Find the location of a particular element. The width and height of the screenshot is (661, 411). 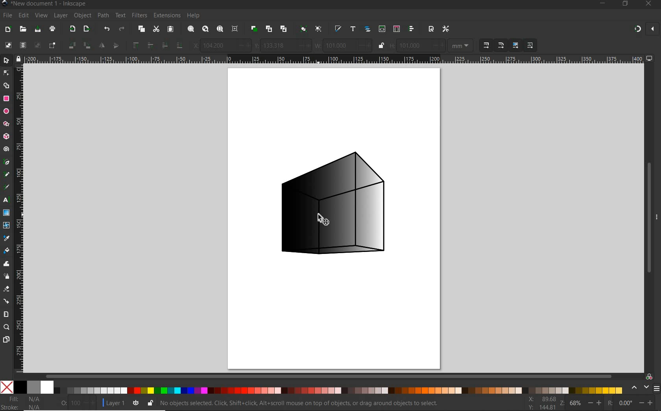

DESELECT ANY SELECTED OBJECT is located at coordinates (37, 45).